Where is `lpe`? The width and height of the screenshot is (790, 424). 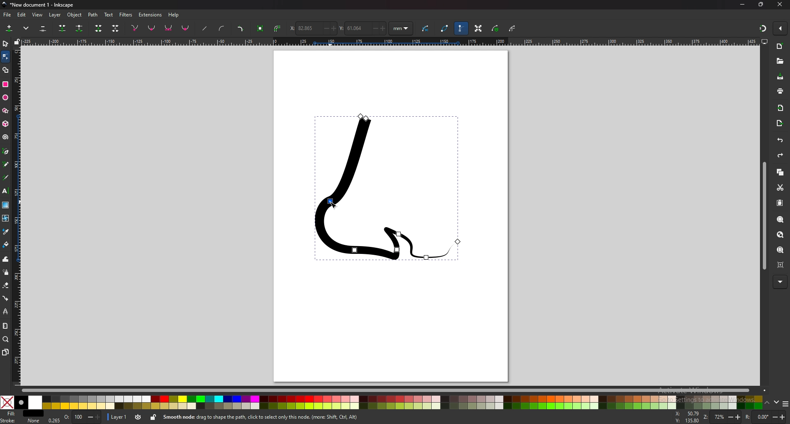
lpe is located at coordinates (5, 312).